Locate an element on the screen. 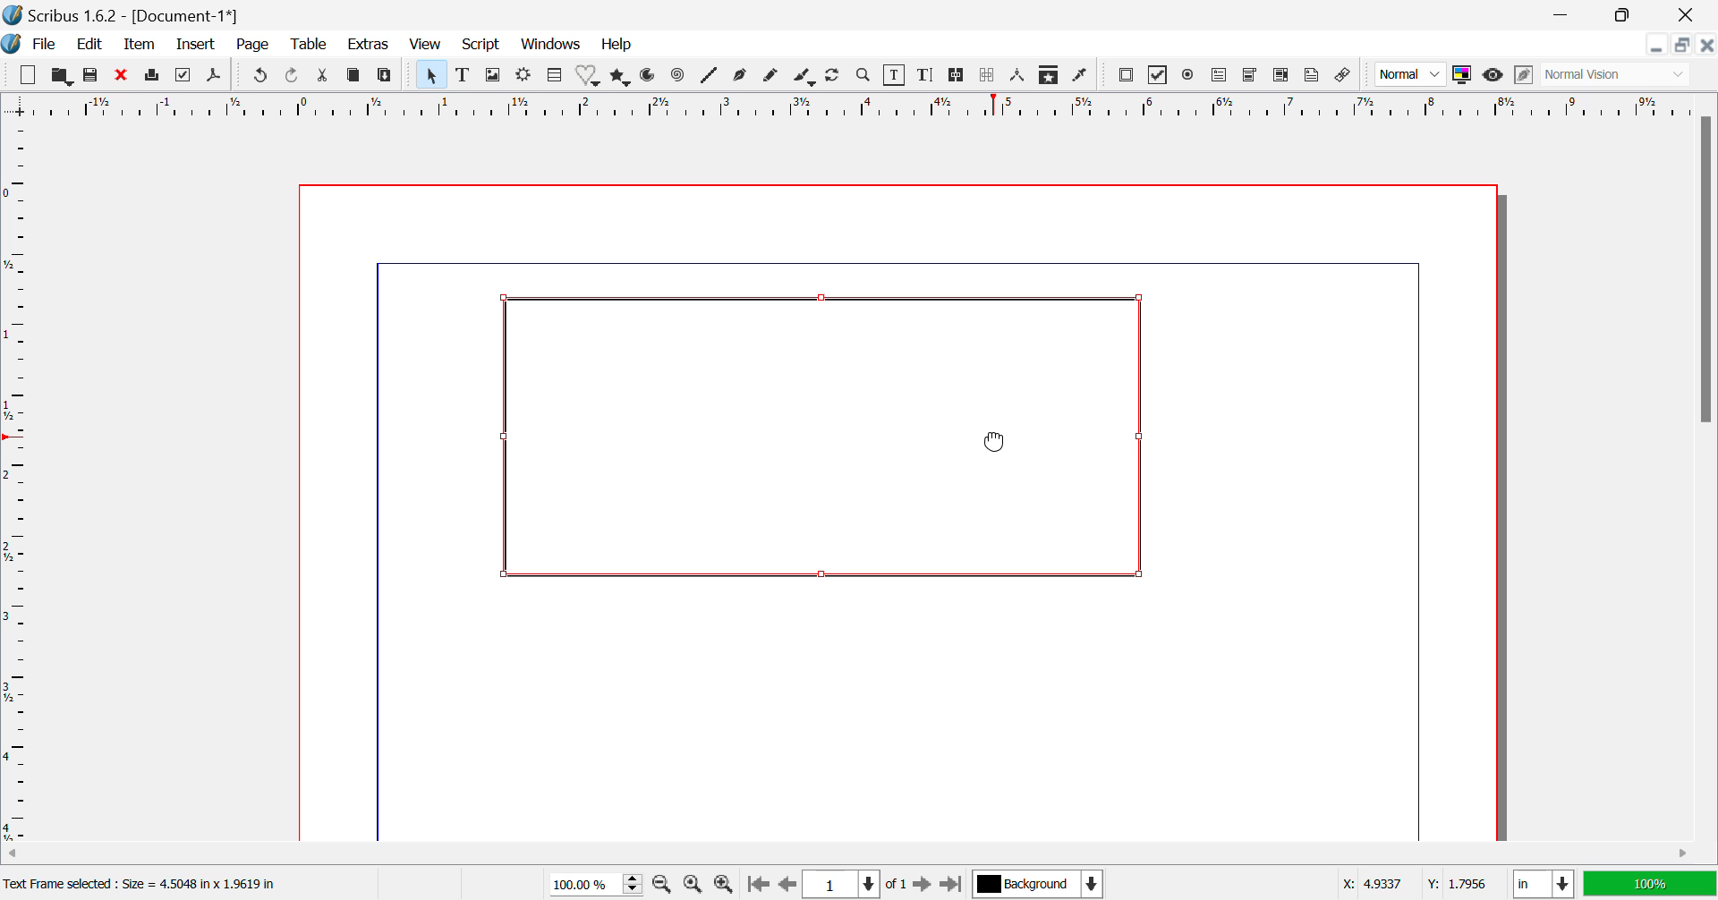 The width and height of the screenshot is (1718, 900). Bezier Curve is located at coordinates (743, 78).